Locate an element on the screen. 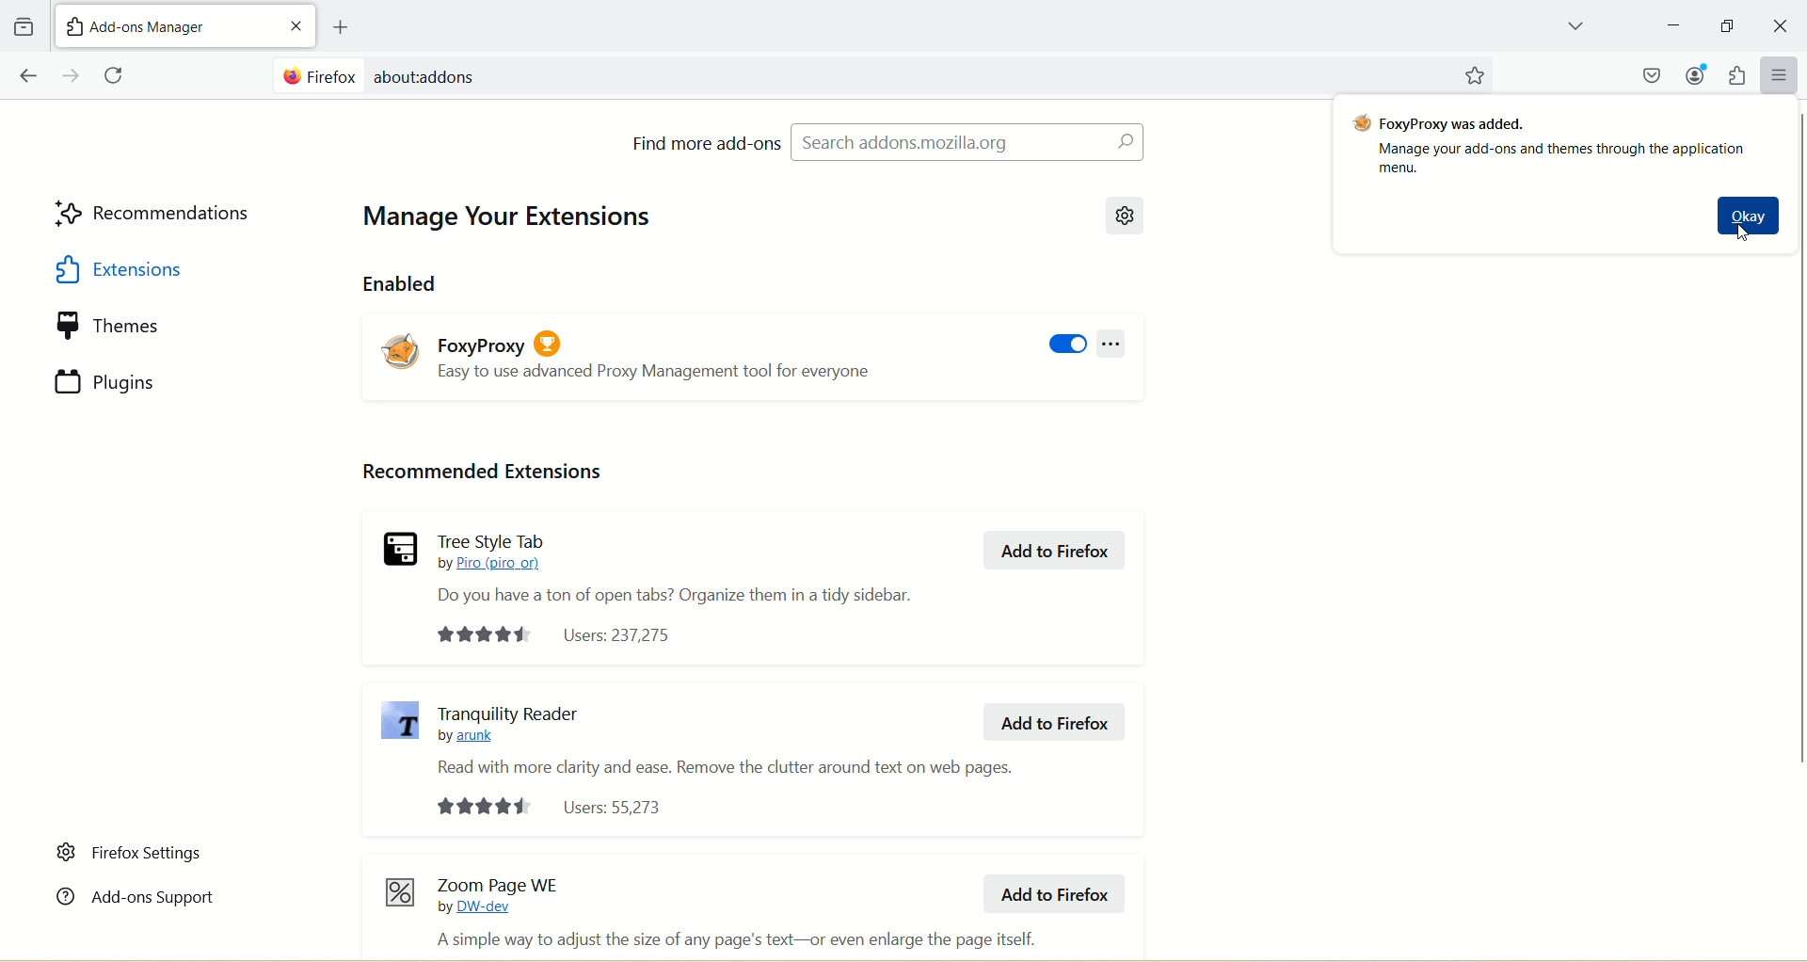  More is located at coordinates (1781, 74).